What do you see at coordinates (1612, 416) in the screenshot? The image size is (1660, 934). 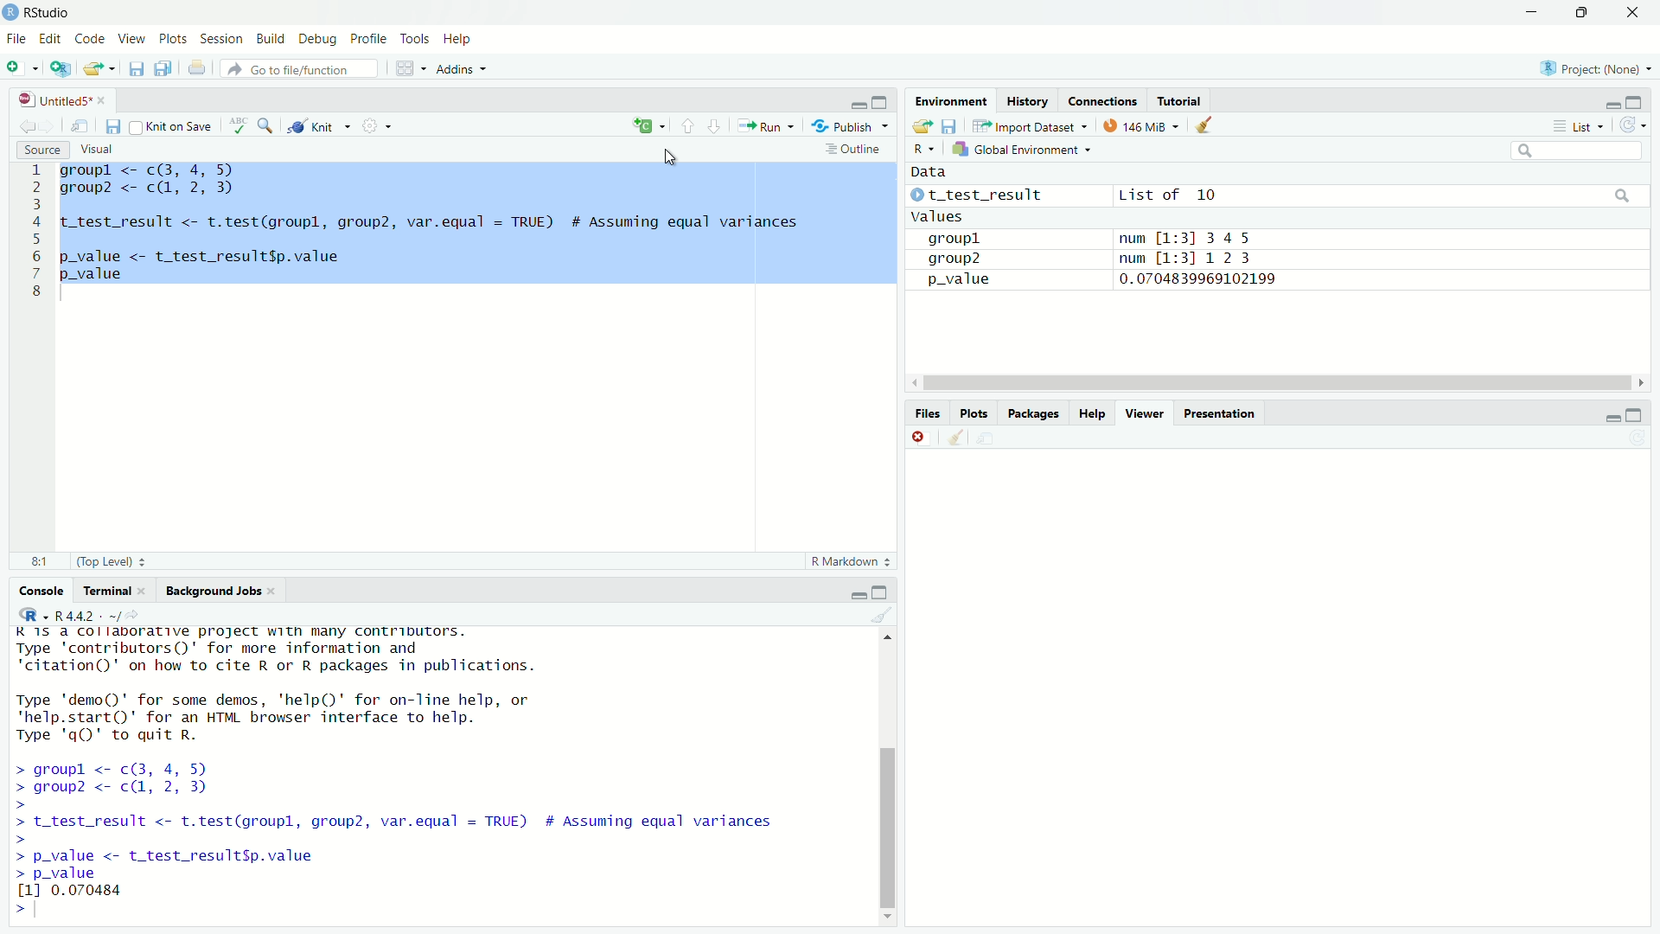 I see `minimise` at bounding box center [1612, 416].